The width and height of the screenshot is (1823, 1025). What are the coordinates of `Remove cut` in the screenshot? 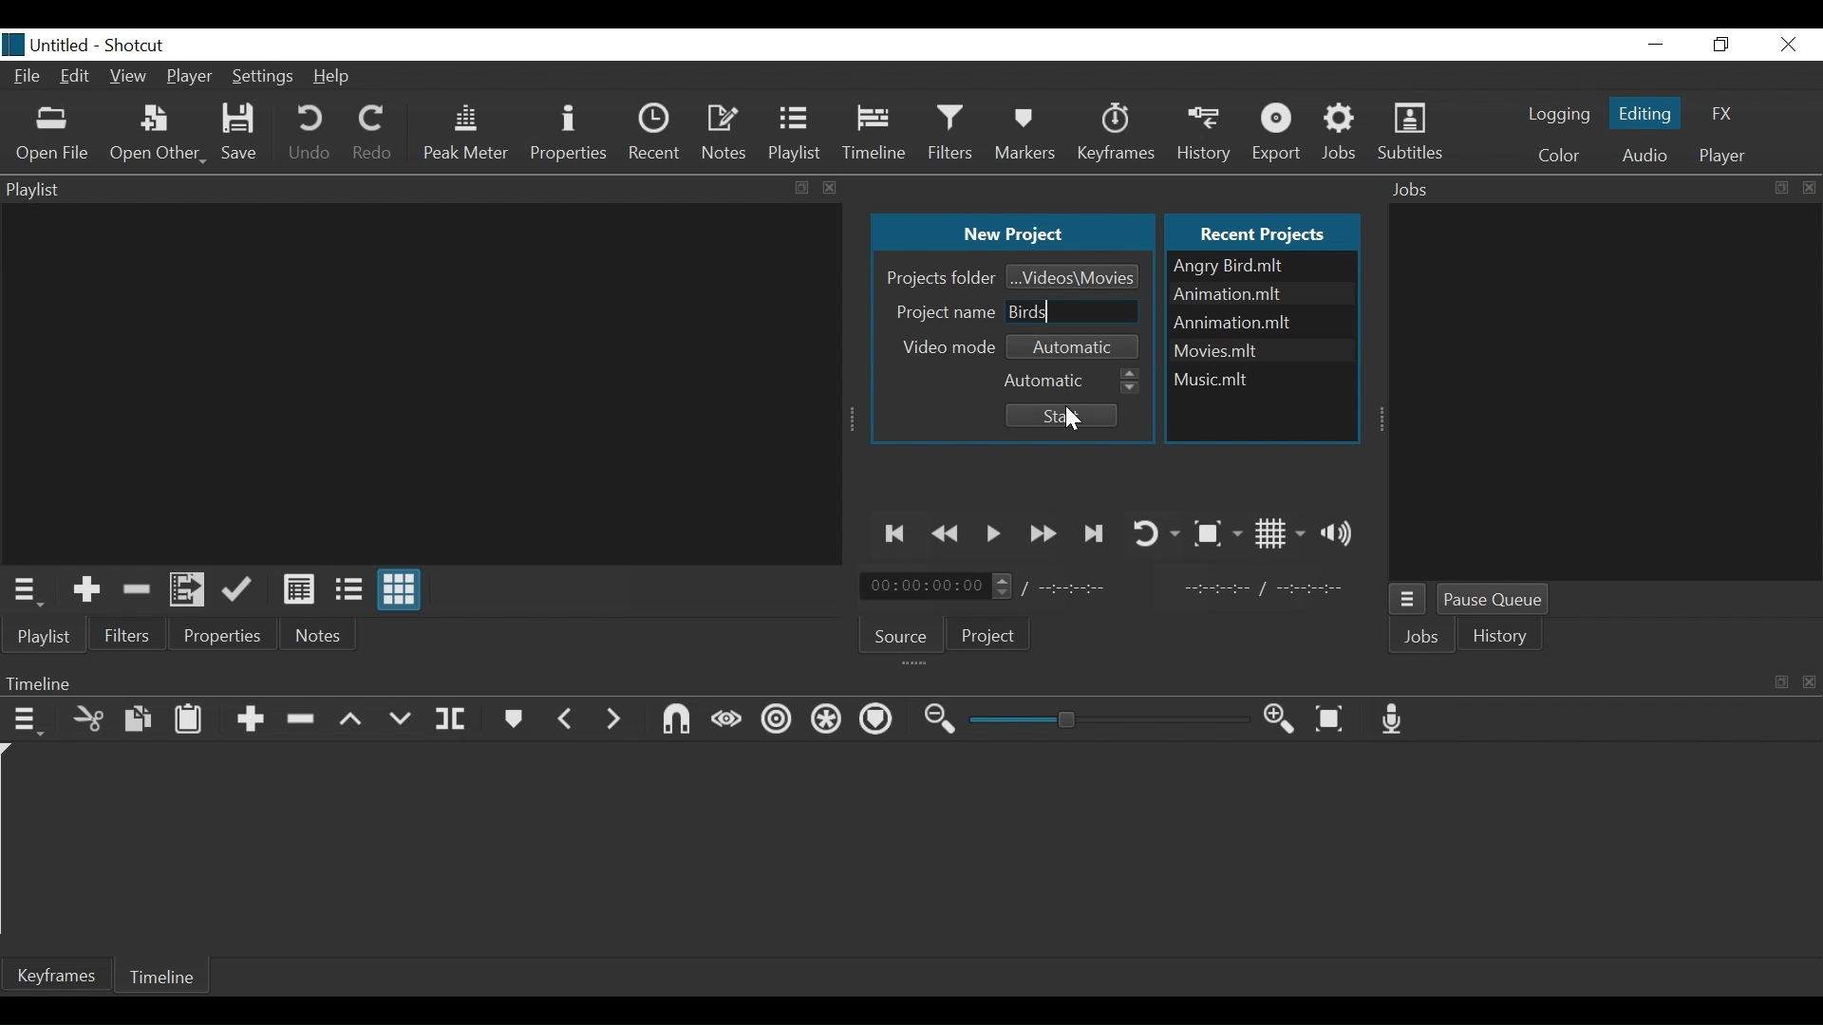 It's located at (136, 588).